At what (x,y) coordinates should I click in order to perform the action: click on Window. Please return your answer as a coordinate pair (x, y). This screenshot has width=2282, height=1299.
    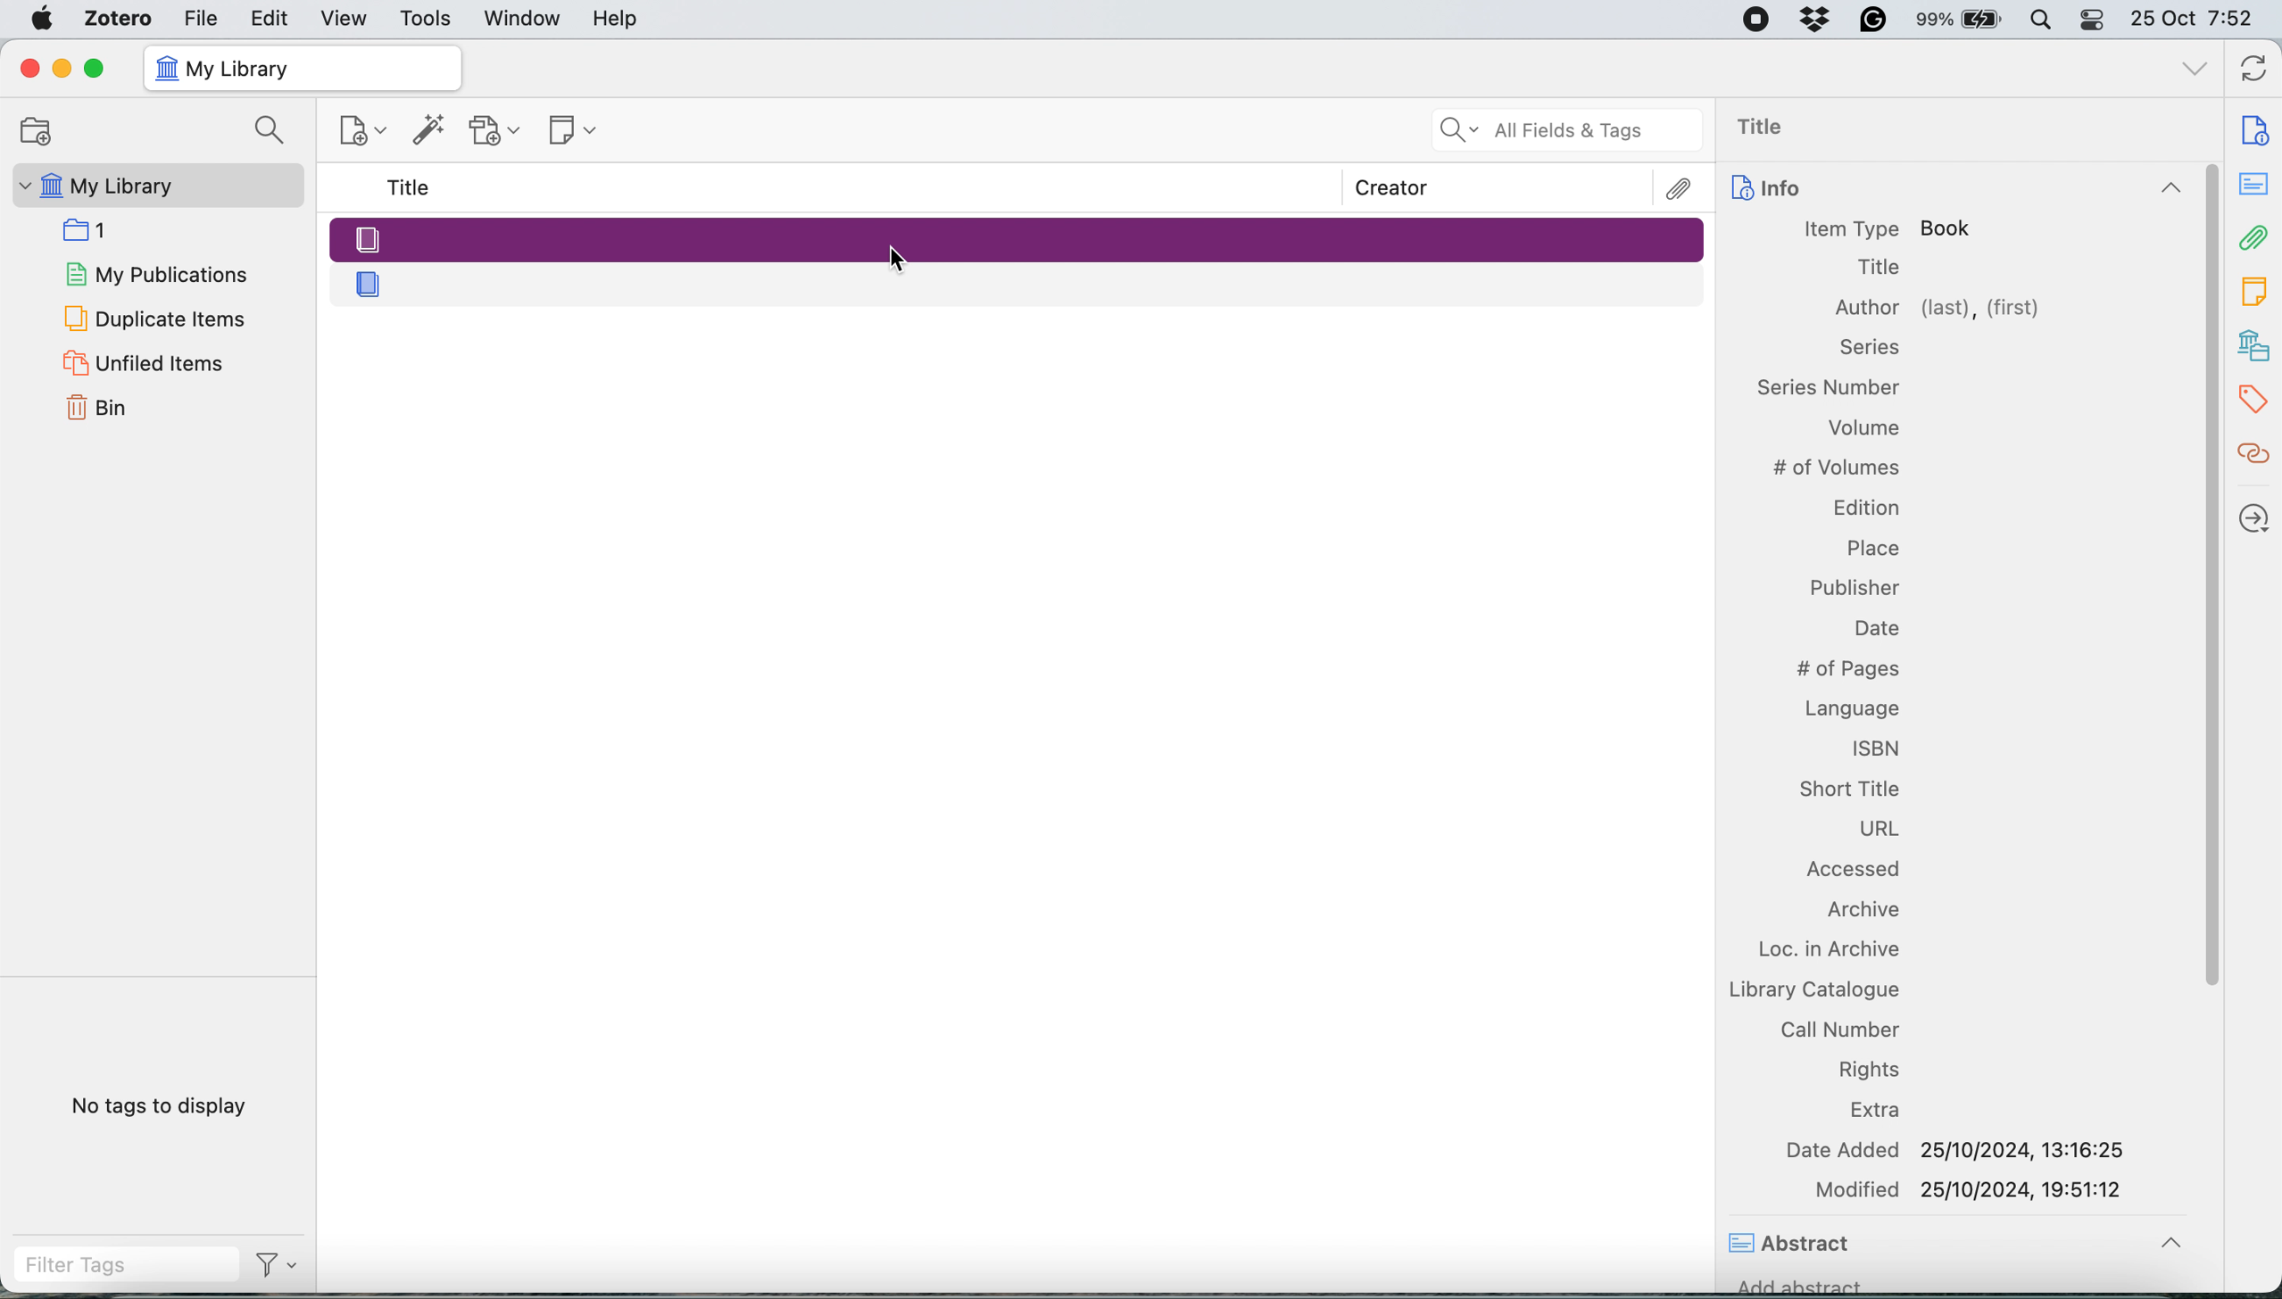
    Looking at the image, I should click on (524, 19).